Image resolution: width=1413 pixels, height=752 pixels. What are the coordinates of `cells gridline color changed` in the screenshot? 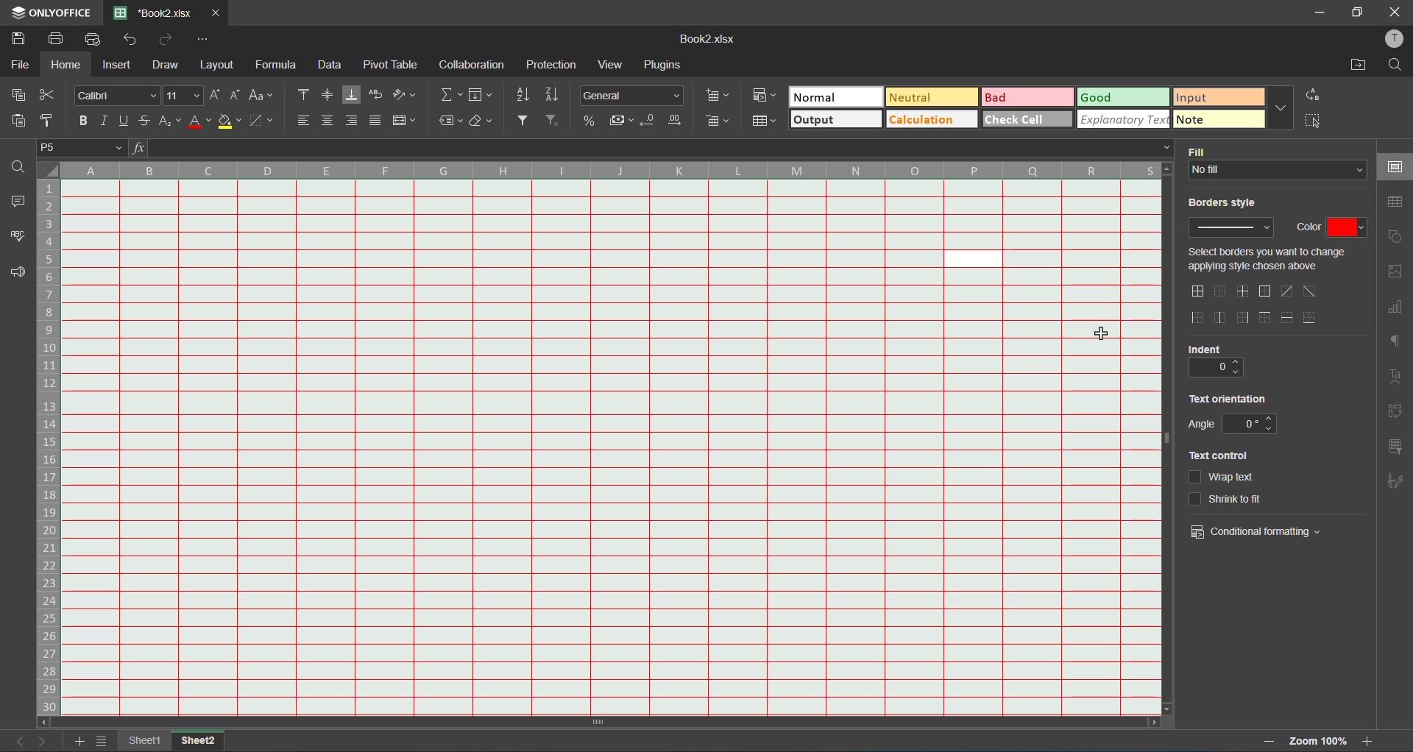 It's located at (613, 446).